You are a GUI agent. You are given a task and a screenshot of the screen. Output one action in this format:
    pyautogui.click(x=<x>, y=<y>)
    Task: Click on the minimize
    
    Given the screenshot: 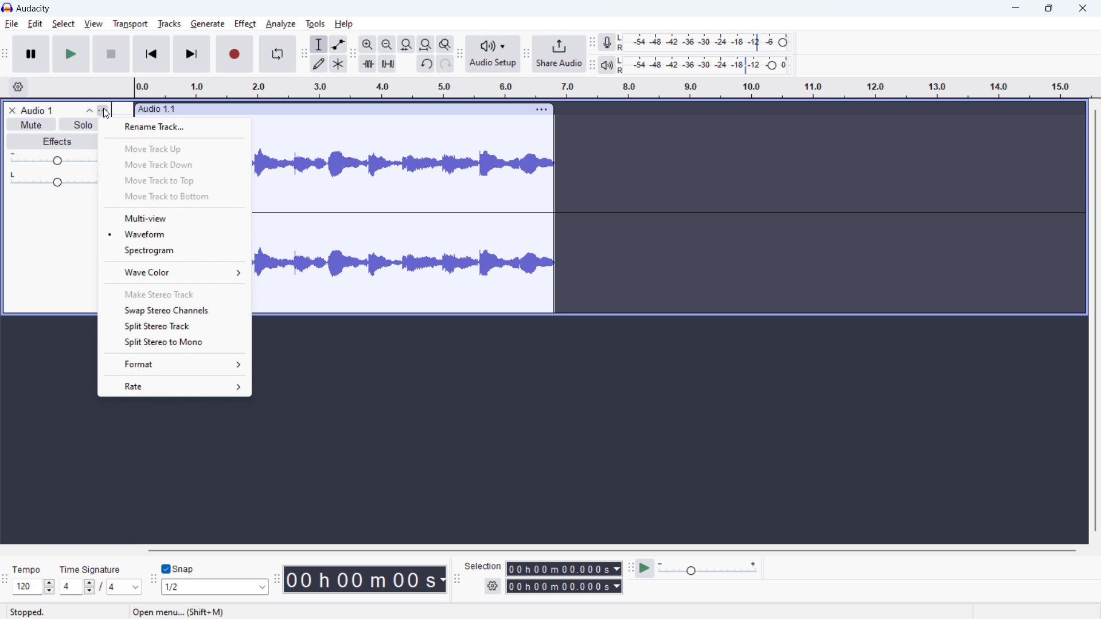 What is the action you would take?
    pyautogui.click(x=1014, y=9)
    